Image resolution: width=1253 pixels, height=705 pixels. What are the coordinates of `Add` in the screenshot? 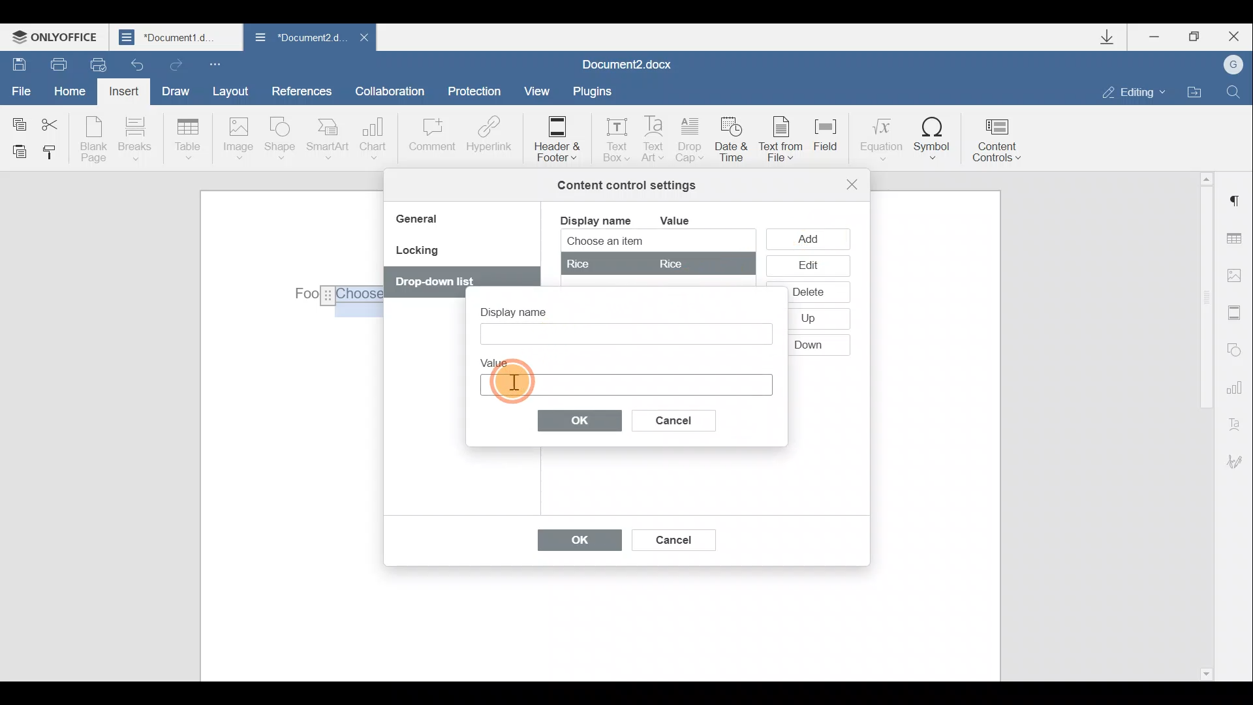 It's located at (811, 238).